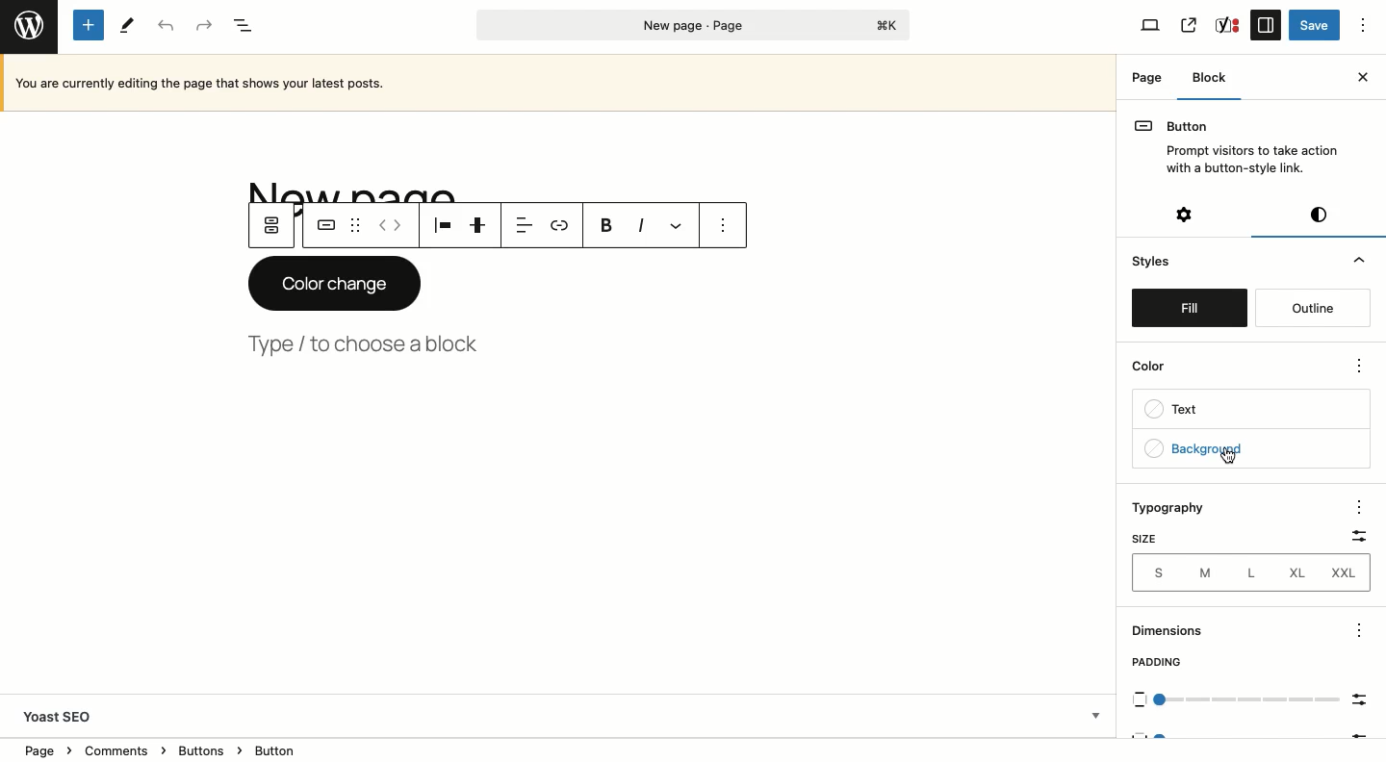 Image resolution: width=1386 pixels, height=762 pixels. Describe the element at coordinates (1200, 571) in the screenshot. I see `M` at that location.